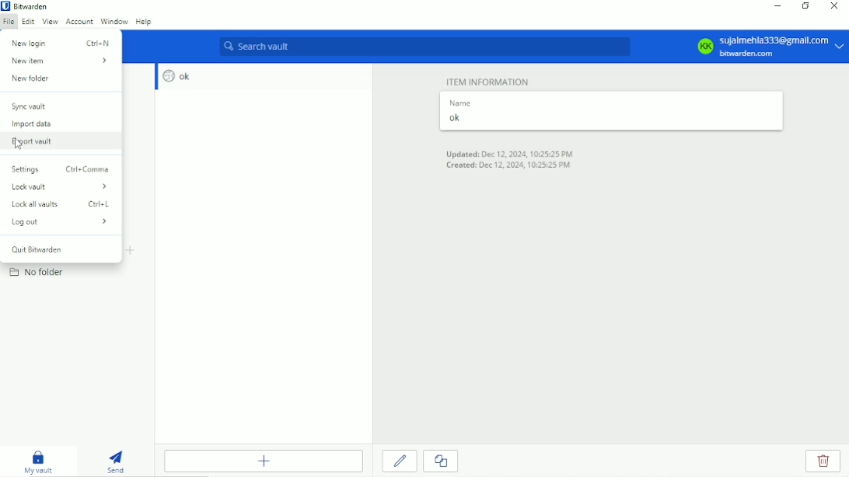 This screenshot has height=477, width=849. What do you see at coordinates (775, 6) in the screenshot?
I see `Minimize` at bounding box center [775, 6].